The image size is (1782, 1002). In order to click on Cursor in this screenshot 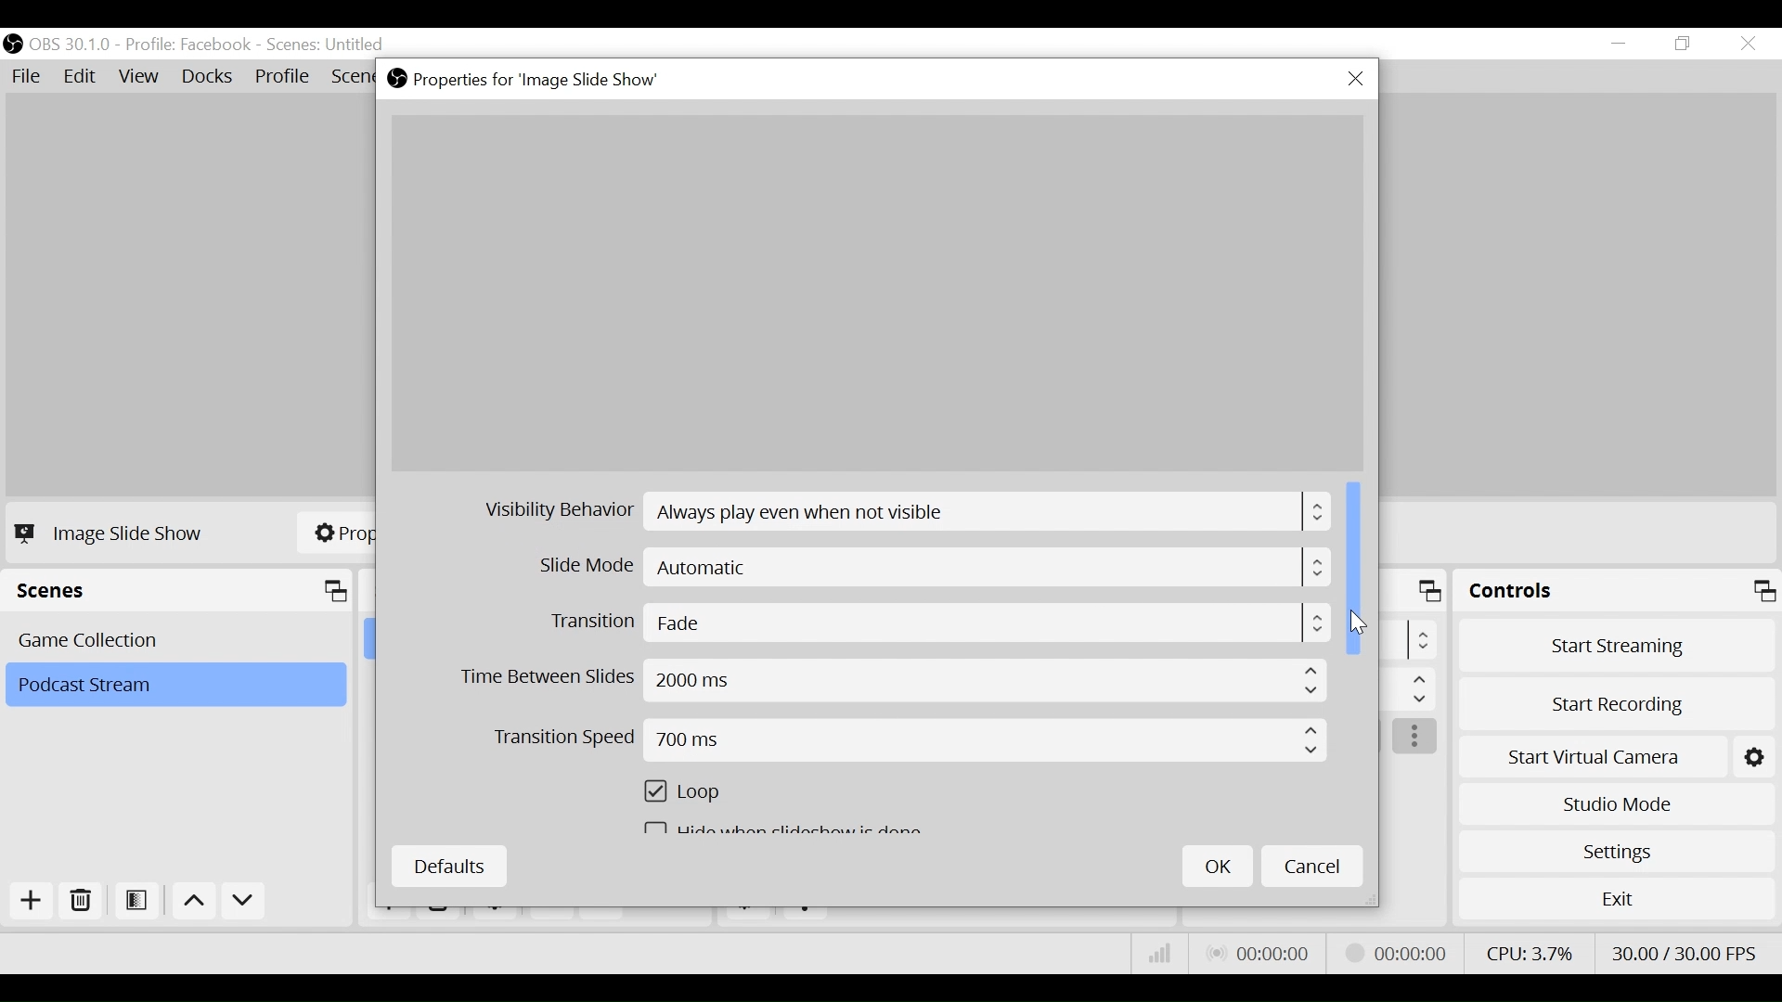, I will do `click(1357, 620)`.